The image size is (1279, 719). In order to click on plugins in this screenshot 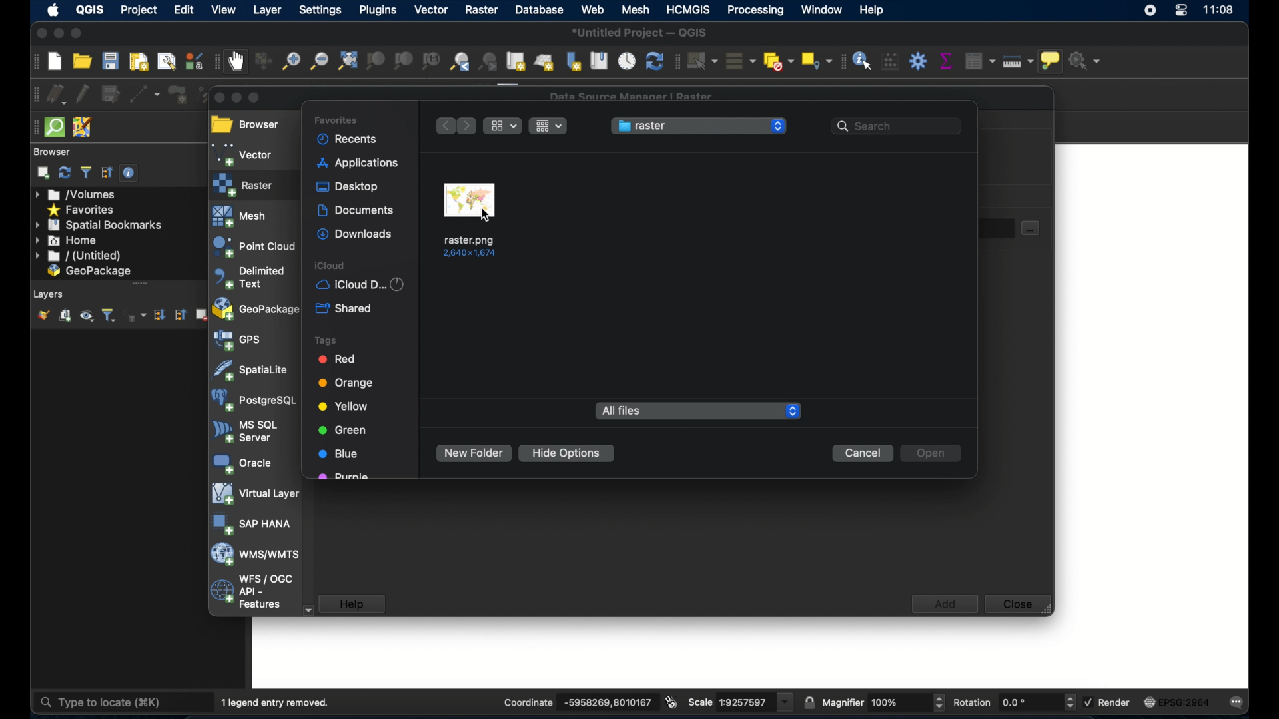, I will do `click(377, 11)`.